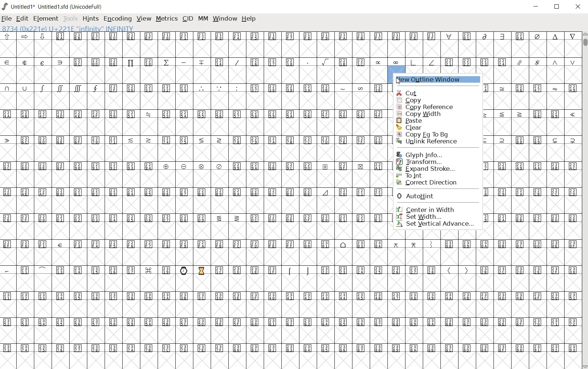 The image size is (588, 369). Describe the element at coordinates (435, 154) in the screenshot. I see `Glyph Info` at that location.